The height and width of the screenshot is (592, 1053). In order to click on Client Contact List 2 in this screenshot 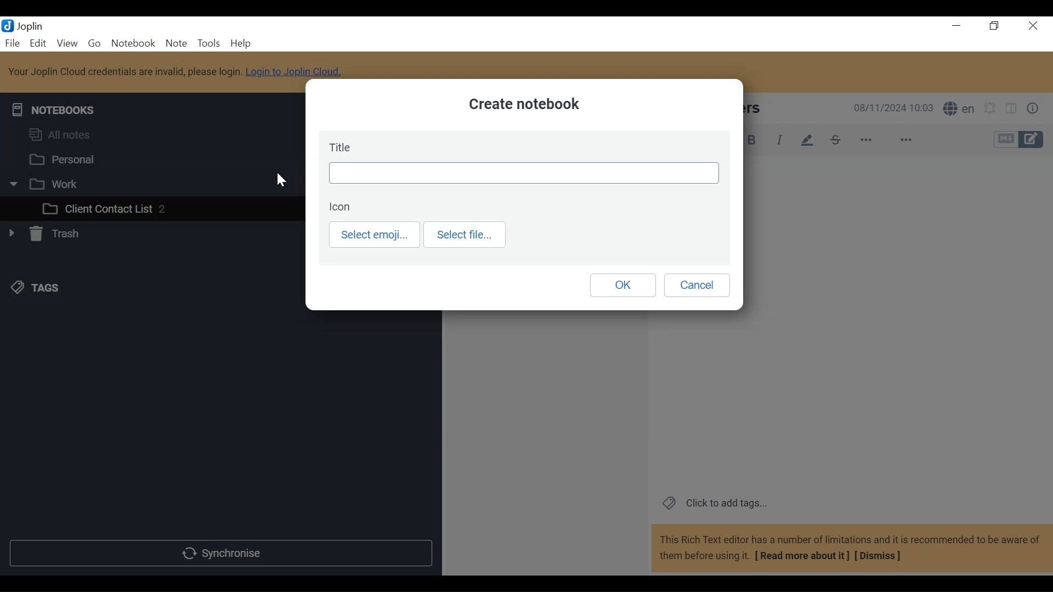, I will do `click(106, 209)`.